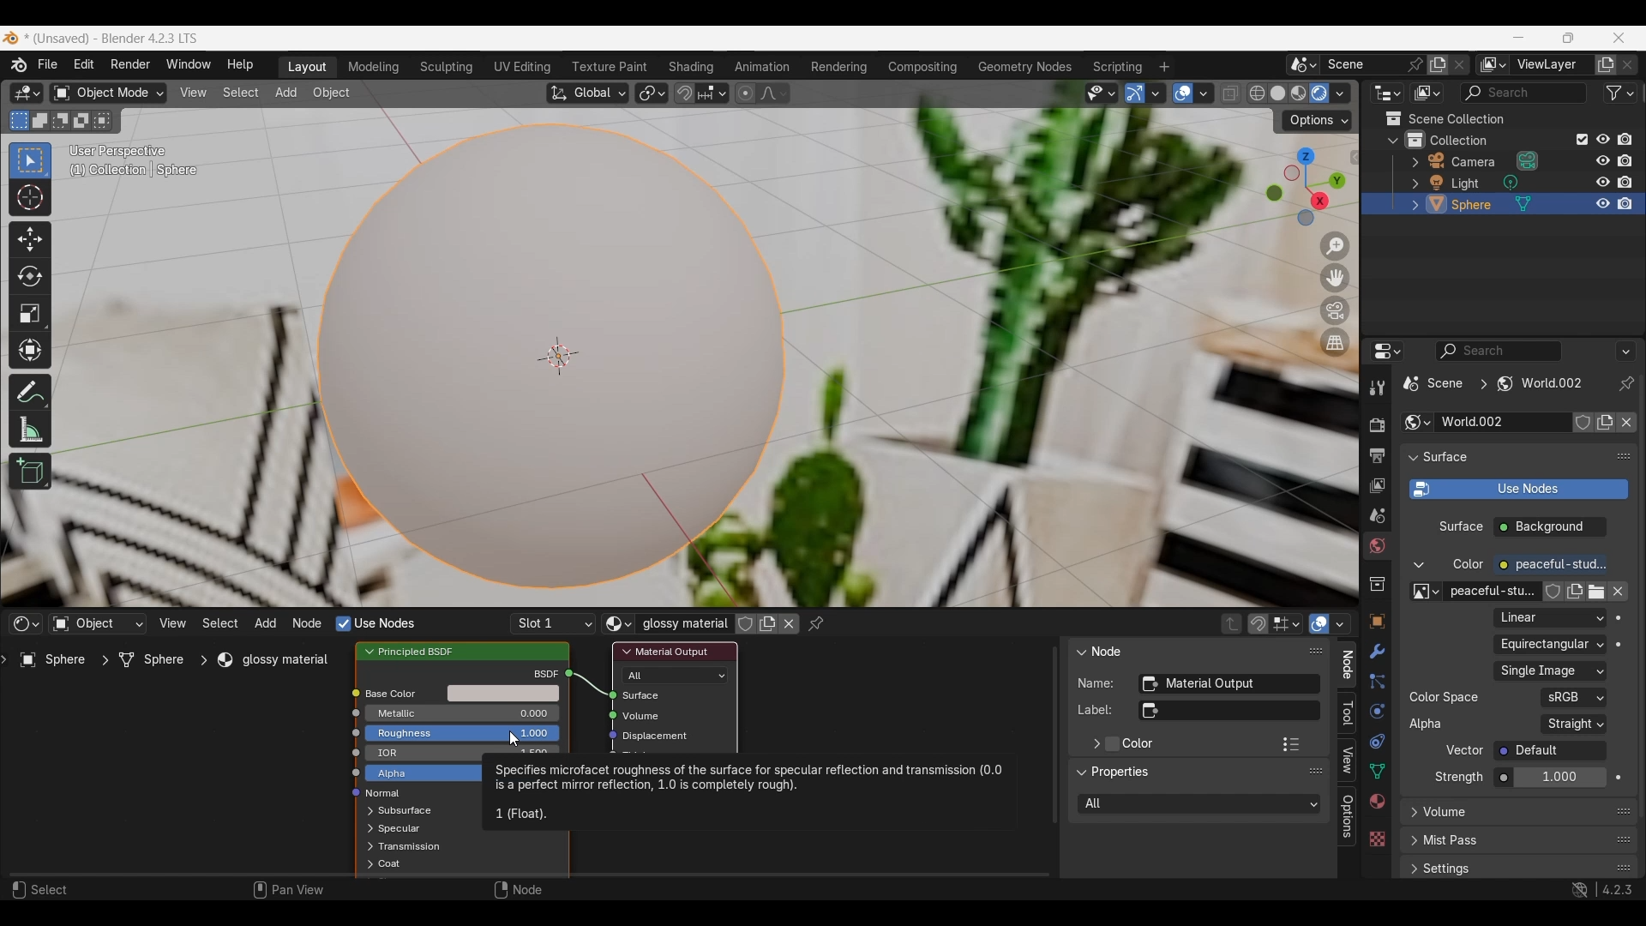 This screenshot has height=926, width=1646. What do you see at coordinates (1376, 486) in the screenshot?
I see `View layer properties` at bounding box center [1376, 486].